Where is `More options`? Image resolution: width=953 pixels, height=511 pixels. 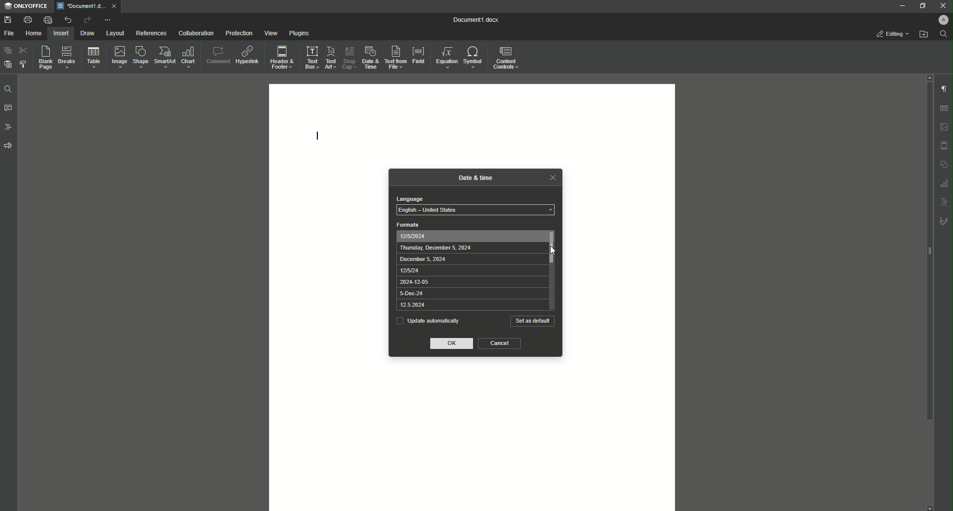 More options is located at coordinates (108, 20).